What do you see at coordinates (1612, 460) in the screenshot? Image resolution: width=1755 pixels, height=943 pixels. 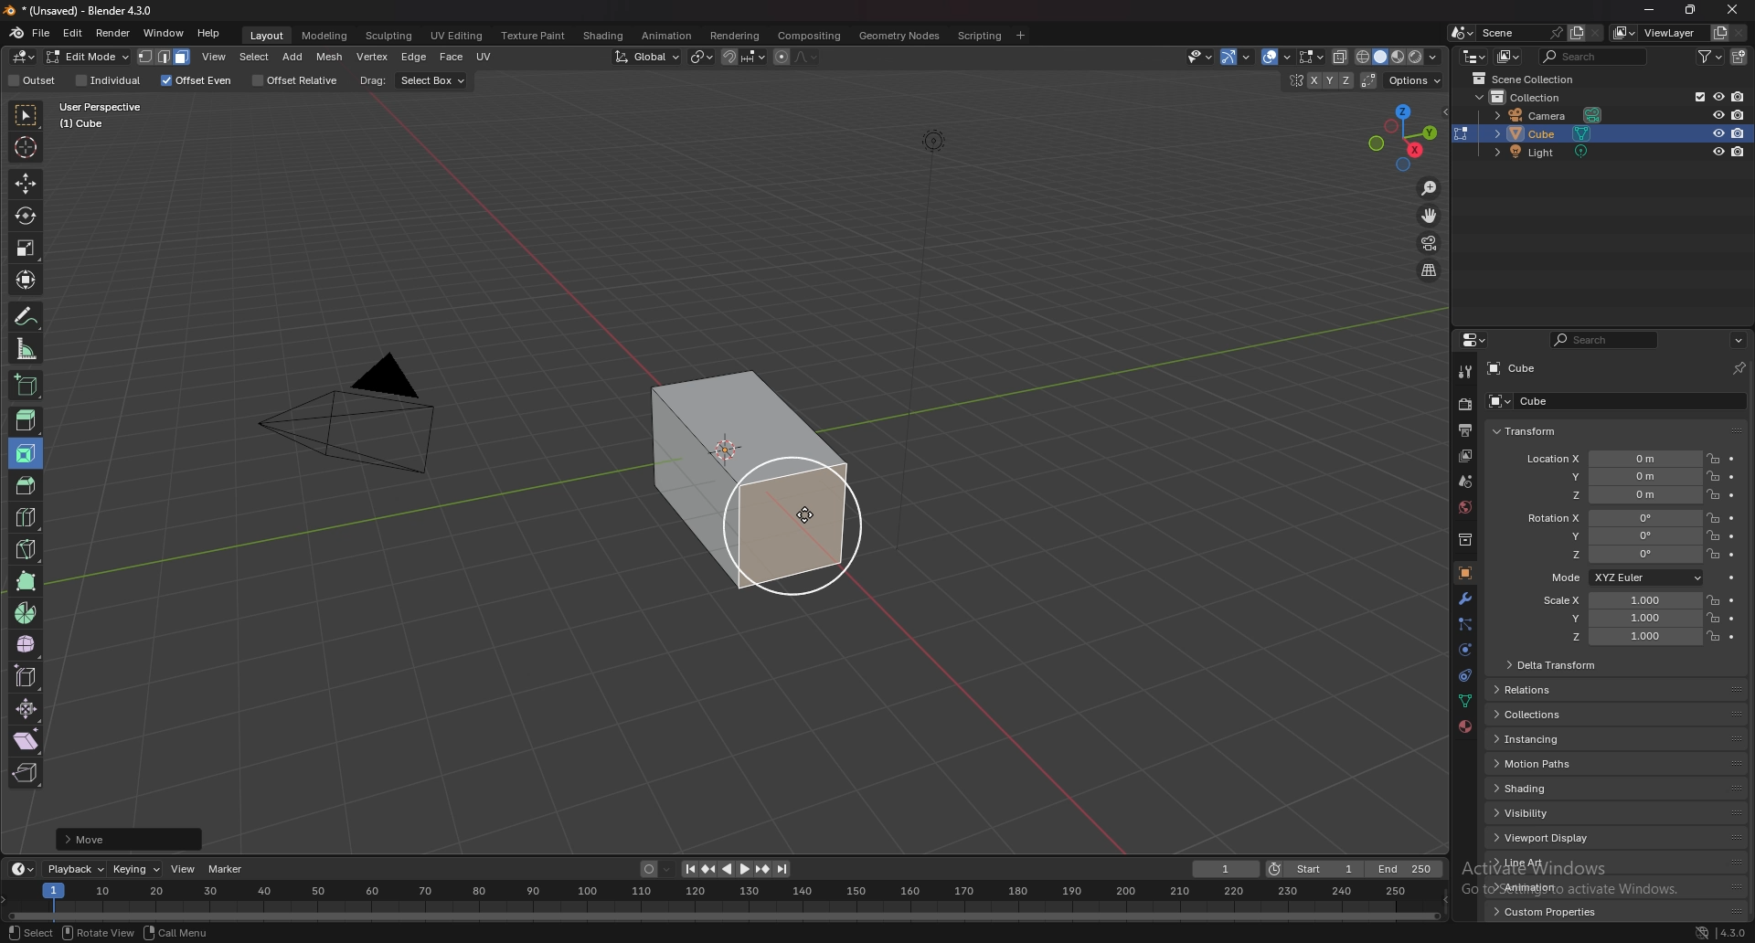 I see `location x` at bounding box center [1612, 460].